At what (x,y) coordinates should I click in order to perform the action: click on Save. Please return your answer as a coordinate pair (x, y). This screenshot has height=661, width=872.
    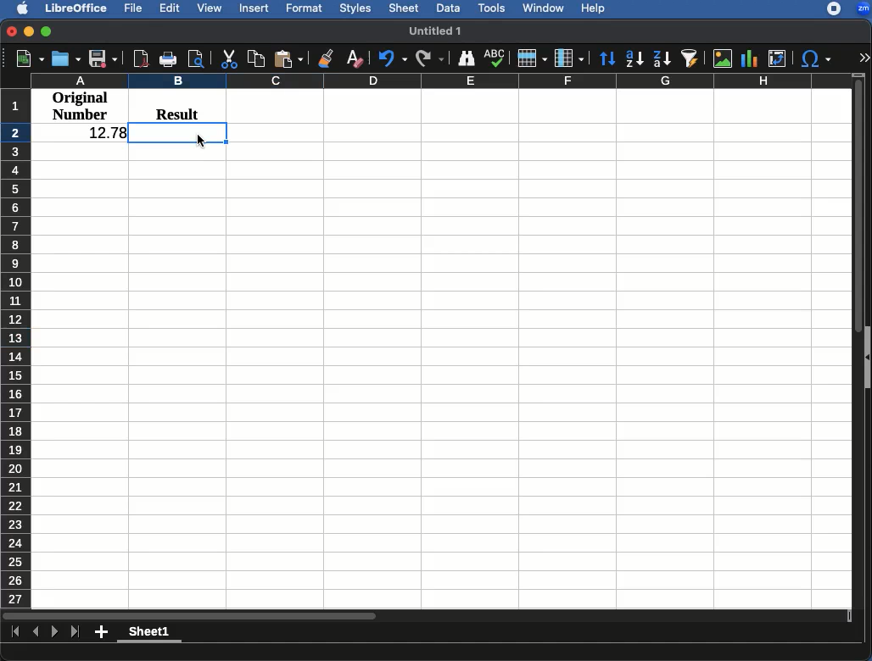
    Looking at the image, I should click on (103, 59).